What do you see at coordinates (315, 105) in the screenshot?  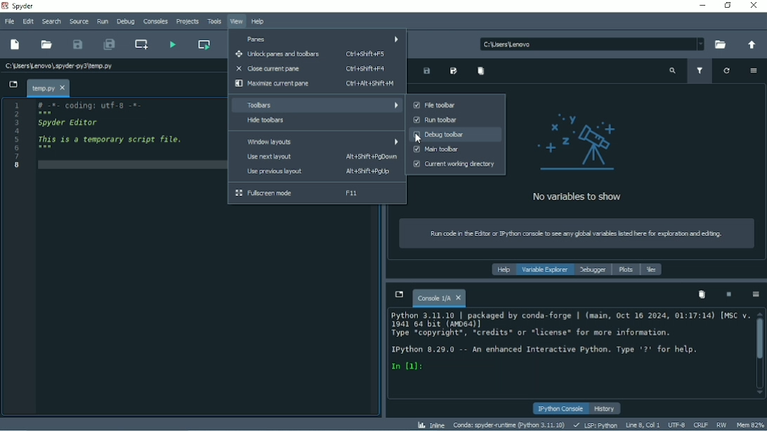 I see `Toolbars` at bounding box center [315, 105].